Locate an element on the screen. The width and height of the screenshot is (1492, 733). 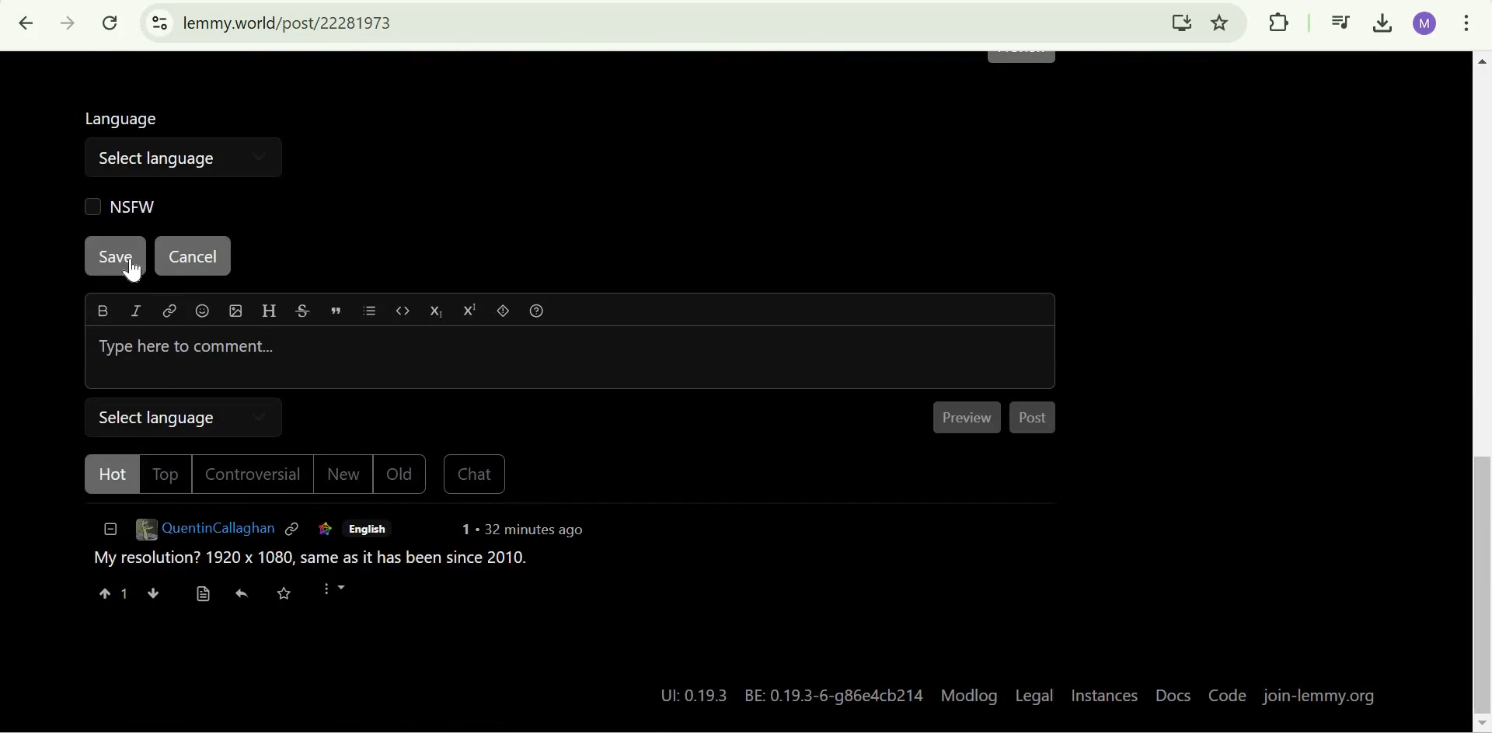
Select Language is located at coordinates (186, 416).